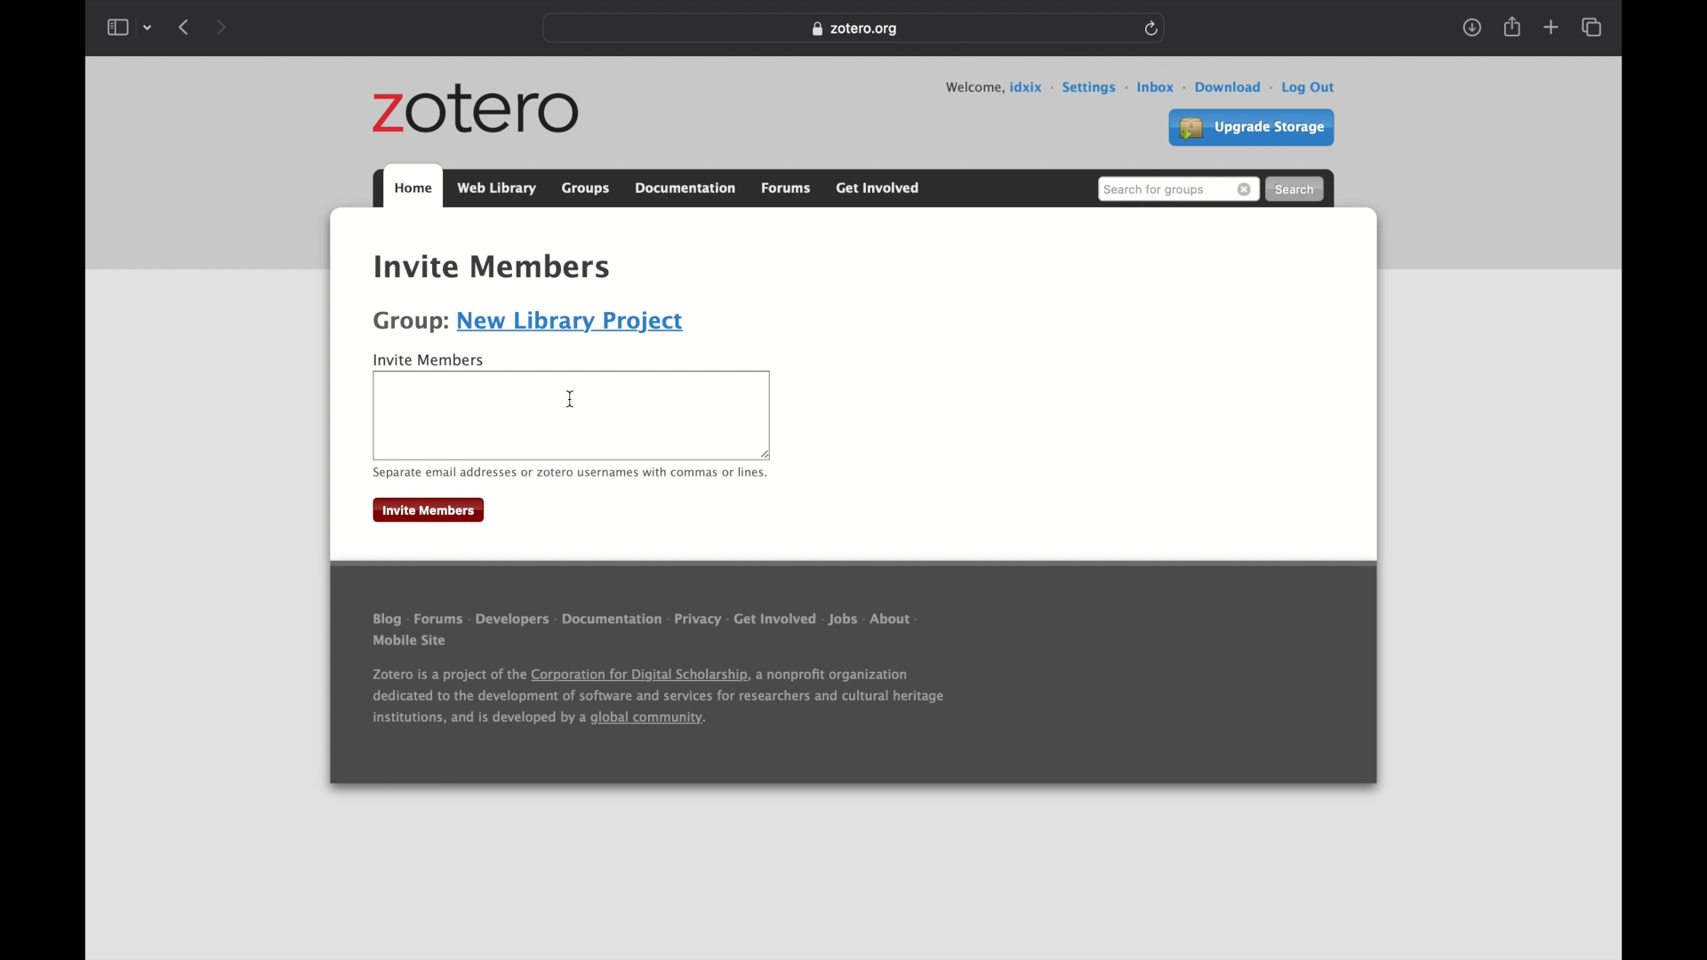 Image resolution: width=1707 pixels, height=960 pixels. I want to click on zotero, so click(478, 111).